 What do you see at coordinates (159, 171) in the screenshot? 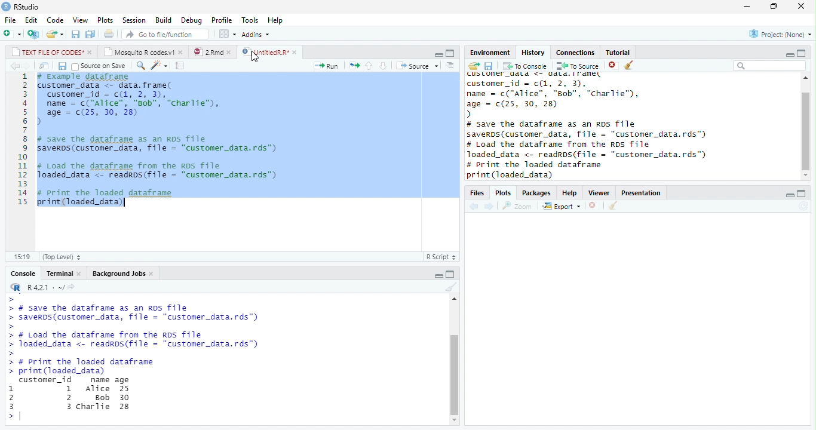
I see `# Load the dataframe from the RDs file
loaded_data <- readros(file = "customer_data.rds")` at bounding box center [159, 171].